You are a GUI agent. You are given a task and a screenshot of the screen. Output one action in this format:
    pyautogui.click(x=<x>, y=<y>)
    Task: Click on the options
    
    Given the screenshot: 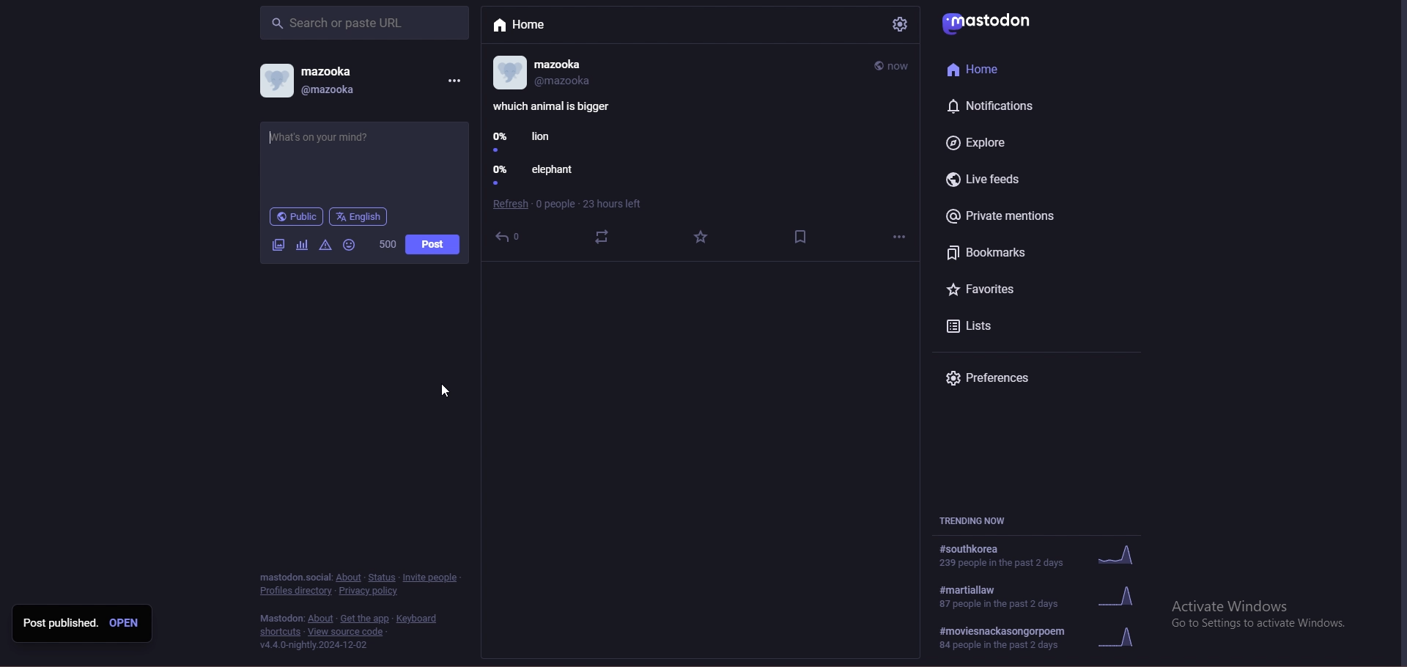 What is the action you would take?
    pyautogui.click(x=899, y=237)
    